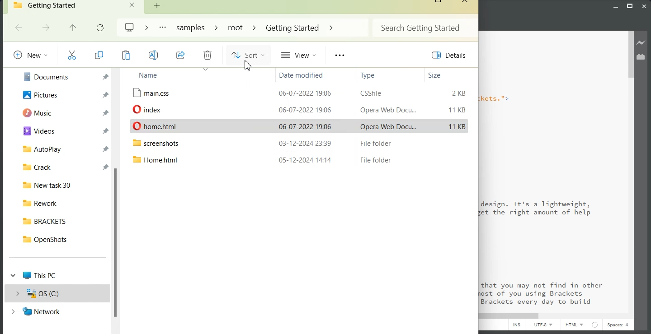  What do you see at coordinates (292, 28) in the screenshot?
I see `Getting Started` at bounding box center [292, 28].